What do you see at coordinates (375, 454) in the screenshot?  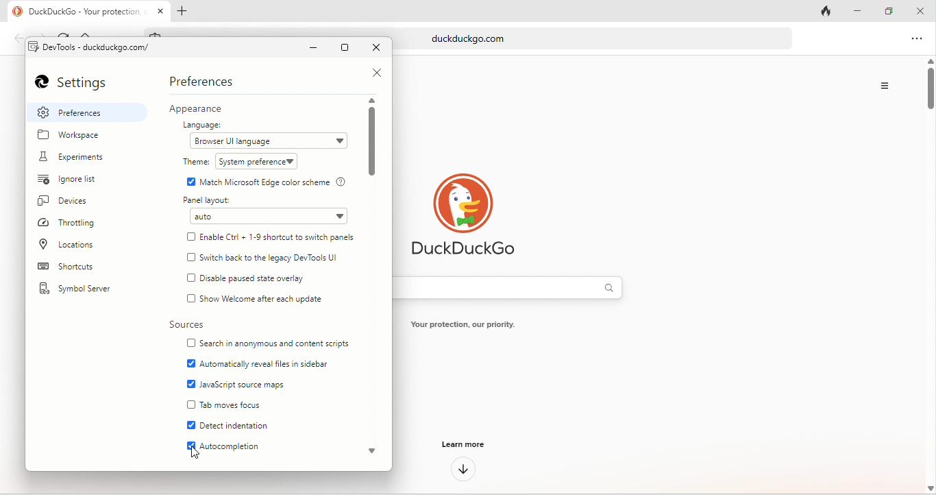 I see `scroll down` at bounding box center [375, 454].